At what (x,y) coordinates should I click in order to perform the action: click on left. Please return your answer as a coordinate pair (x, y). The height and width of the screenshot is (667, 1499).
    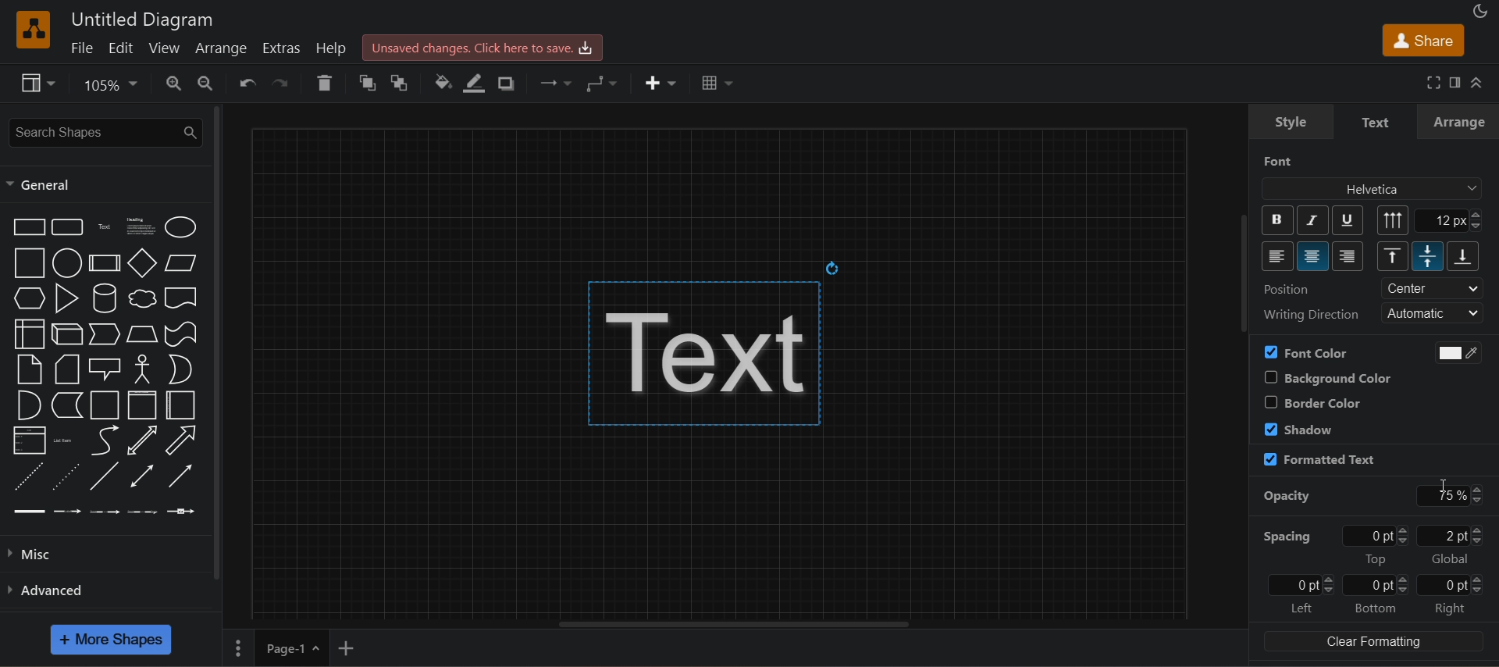
    Looking at the image, I should click on (1301, 608).